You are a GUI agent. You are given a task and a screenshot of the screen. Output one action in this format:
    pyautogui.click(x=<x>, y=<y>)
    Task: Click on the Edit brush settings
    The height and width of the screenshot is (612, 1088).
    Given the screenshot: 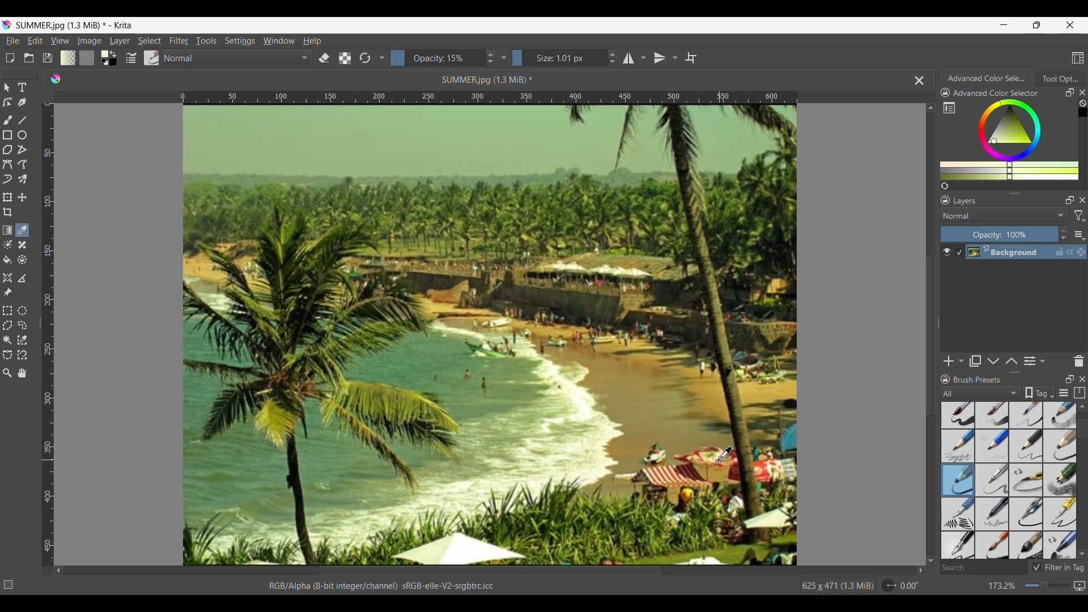 What is the action you would take?
    pyautogui.click(x=131, y=57)
    